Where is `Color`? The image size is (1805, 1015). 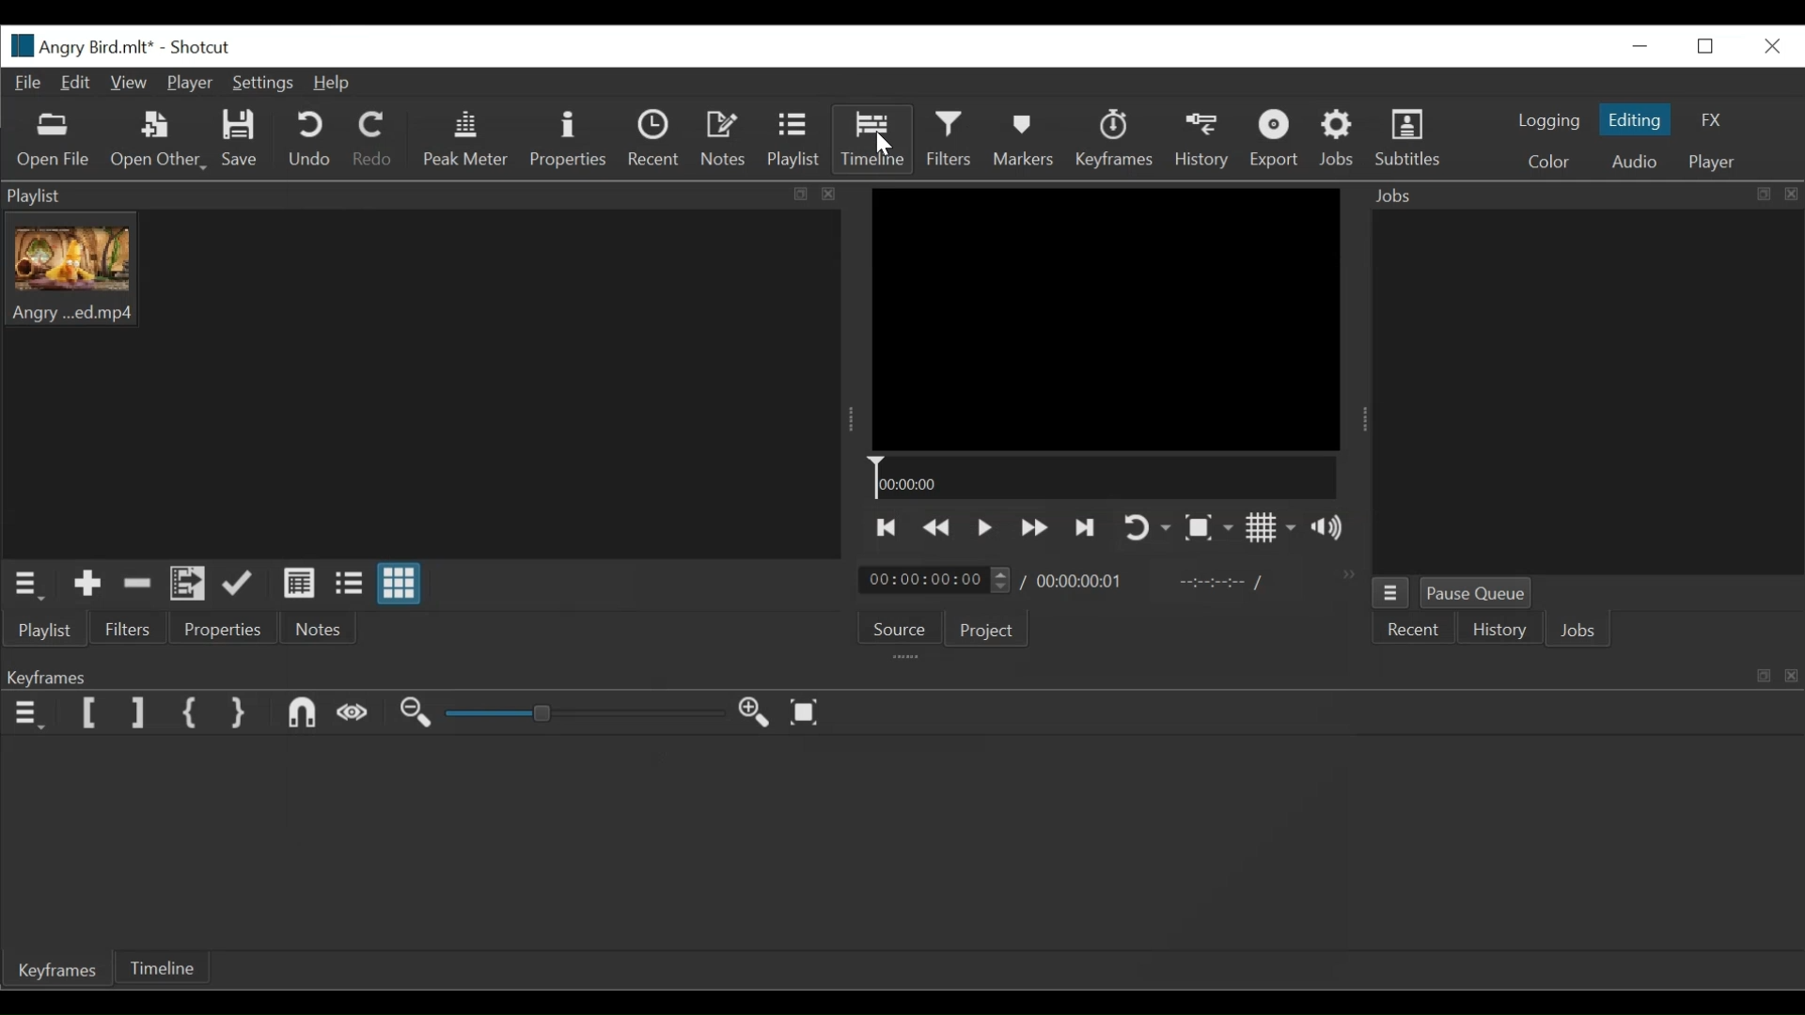 Color is located at coordinates (1547, 164).